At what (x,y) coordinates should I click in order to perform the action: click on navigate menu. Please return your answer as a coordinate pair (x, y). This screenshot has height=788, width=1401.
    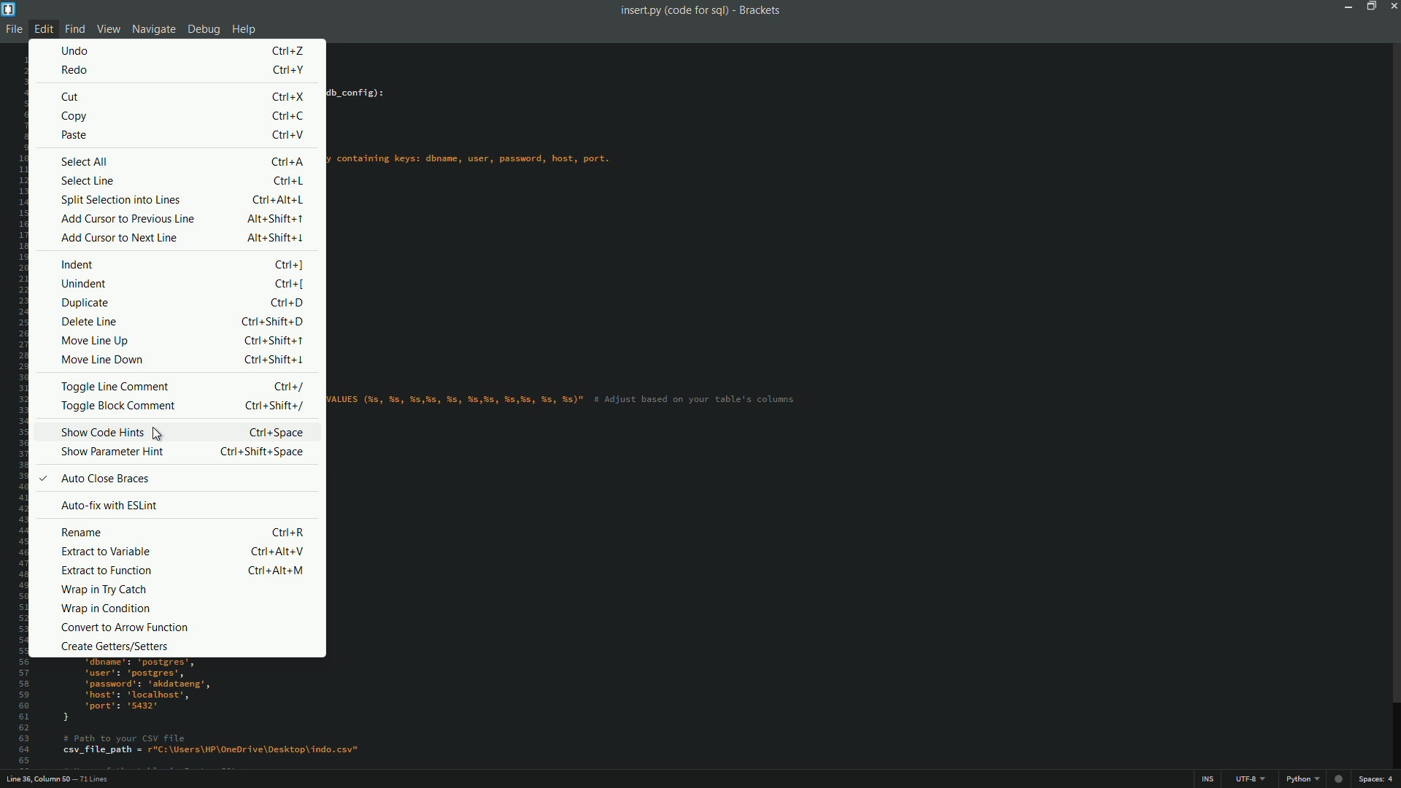
    Looking at the image, I should click on (152, 28).